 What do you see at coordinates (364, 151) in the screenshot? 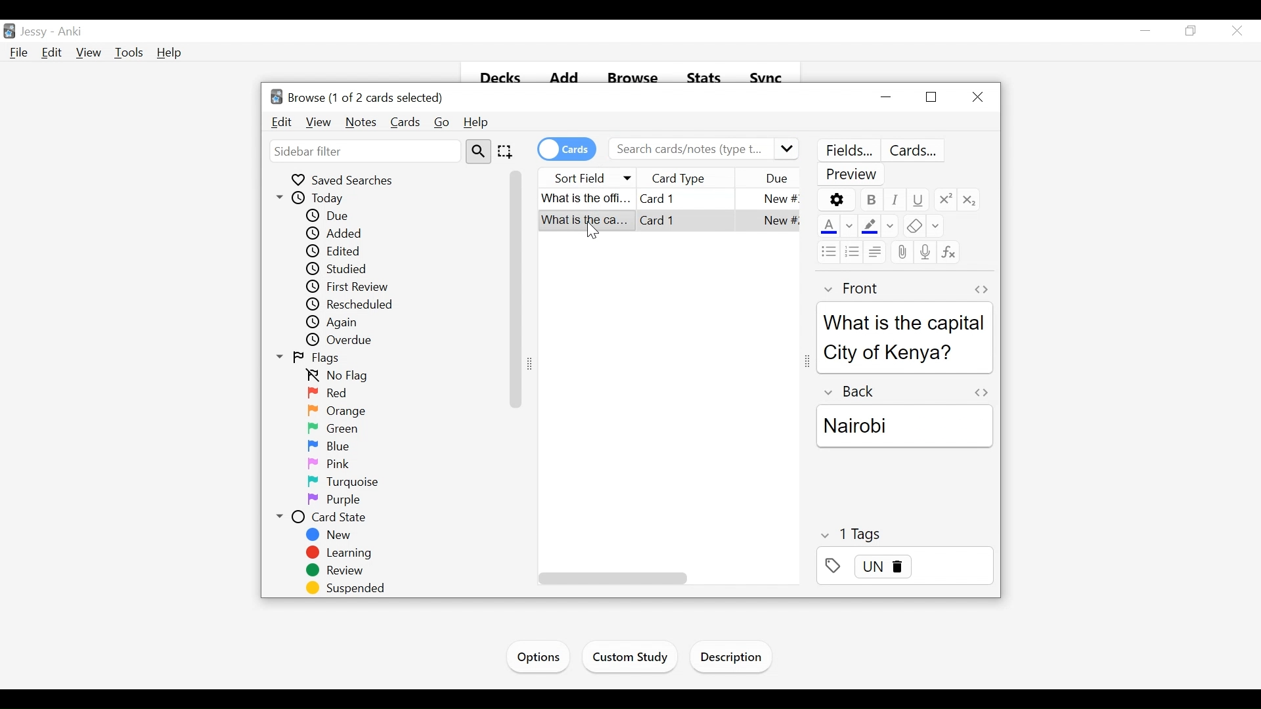
I see `Sidebar Filter` at bounding box center [364, 151].